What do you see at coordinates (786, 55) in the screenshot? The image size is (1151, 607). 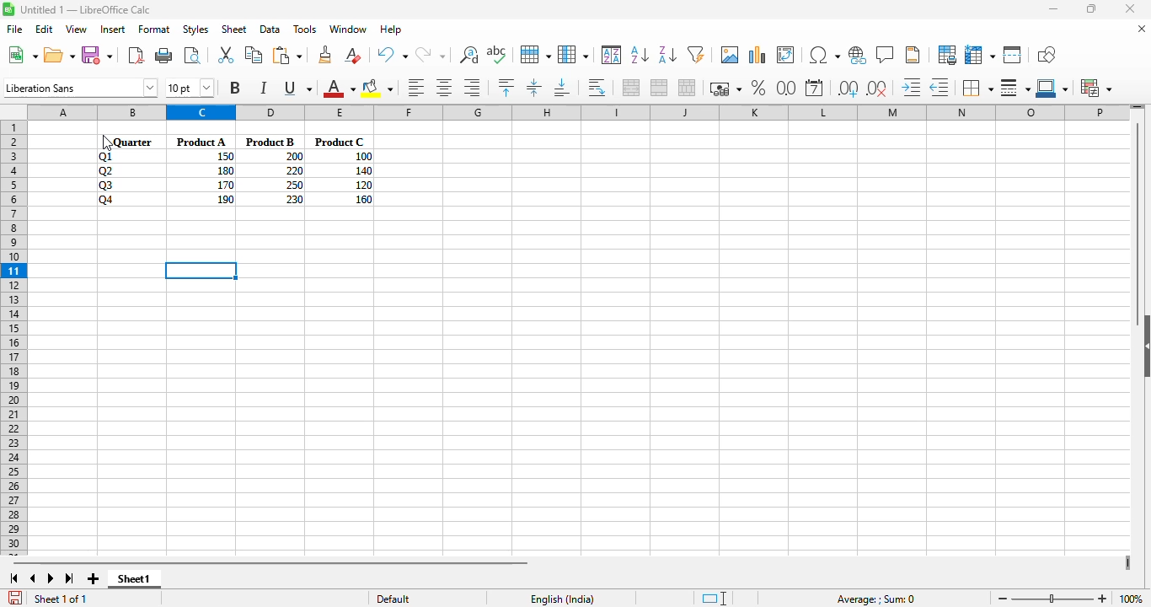 I see `insert or edit pivot table` at bounding box center [786, 55].